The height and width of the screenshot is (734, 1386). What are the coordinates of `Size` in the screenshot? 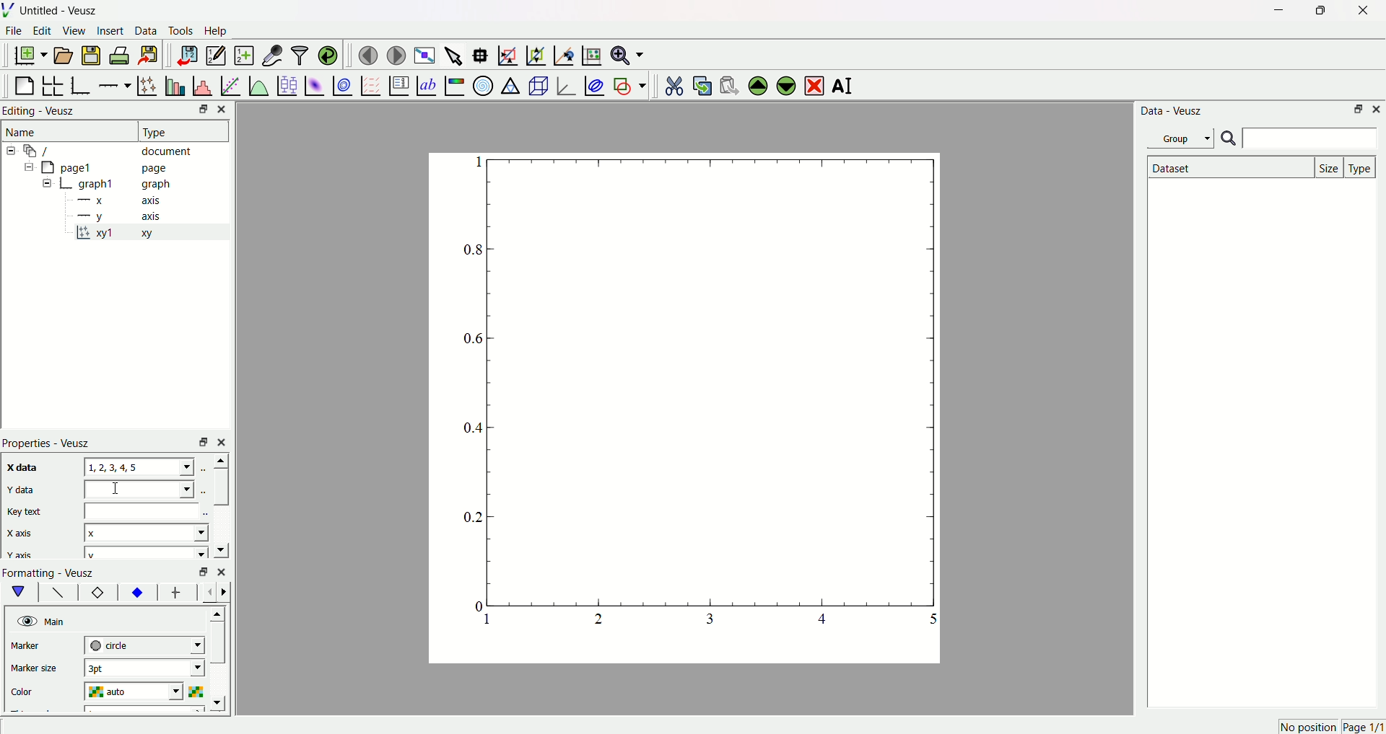 It's located at (1330, 167).